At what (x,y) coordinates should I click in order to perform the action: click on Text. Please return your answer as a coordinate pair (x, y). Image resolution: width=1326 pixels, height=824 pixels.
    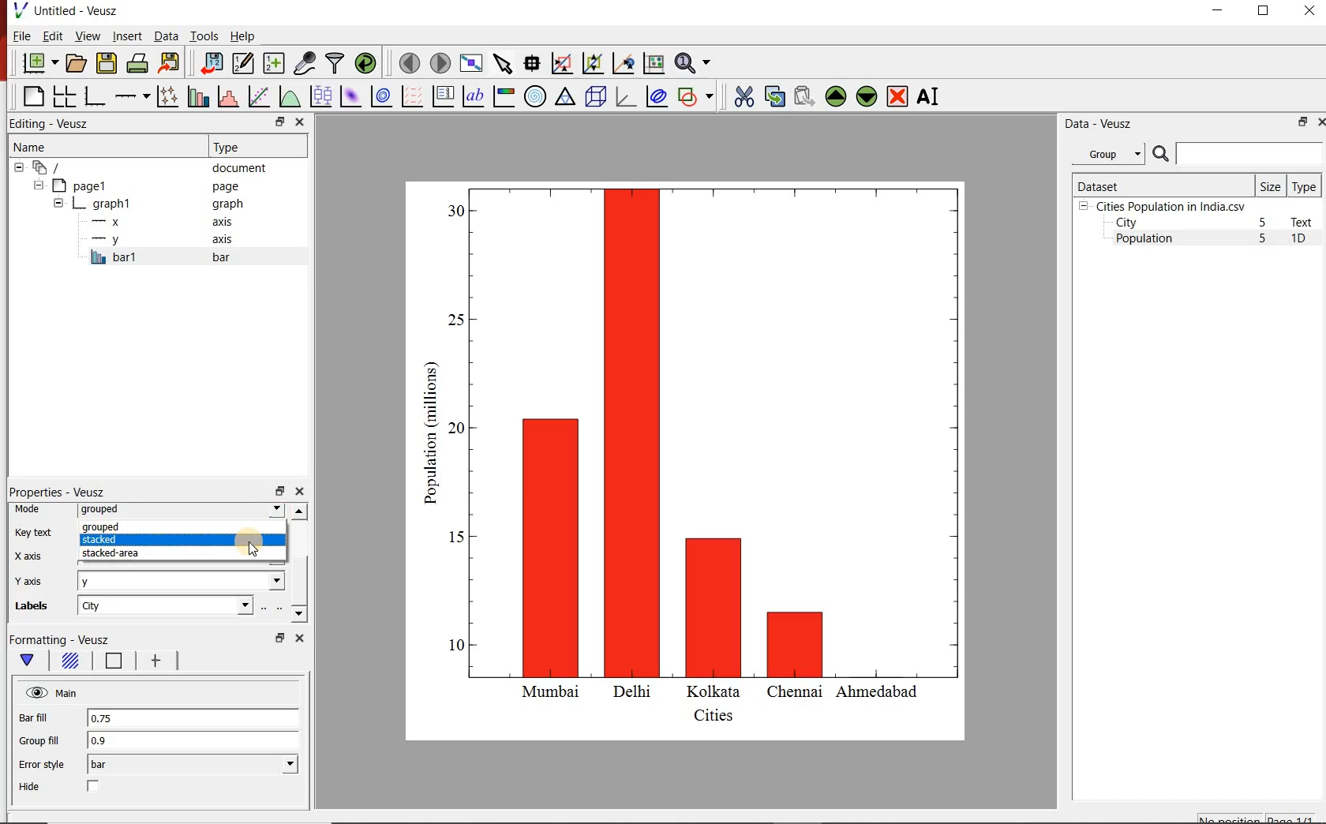
    Looking at the image, I should click on (1305, 222).